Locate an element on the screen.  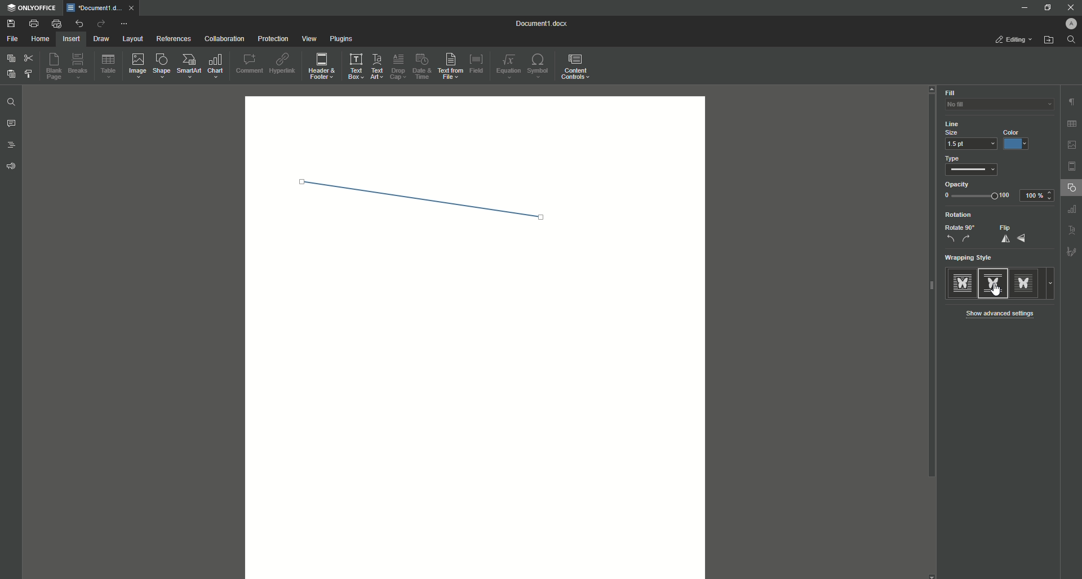
Comments is located at coordinates (11, 125).